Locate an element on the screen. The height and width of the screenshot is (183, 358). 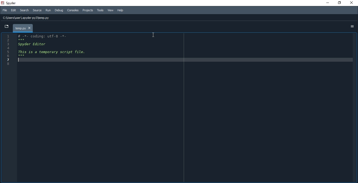
Help is located at coordinates (122, 10).